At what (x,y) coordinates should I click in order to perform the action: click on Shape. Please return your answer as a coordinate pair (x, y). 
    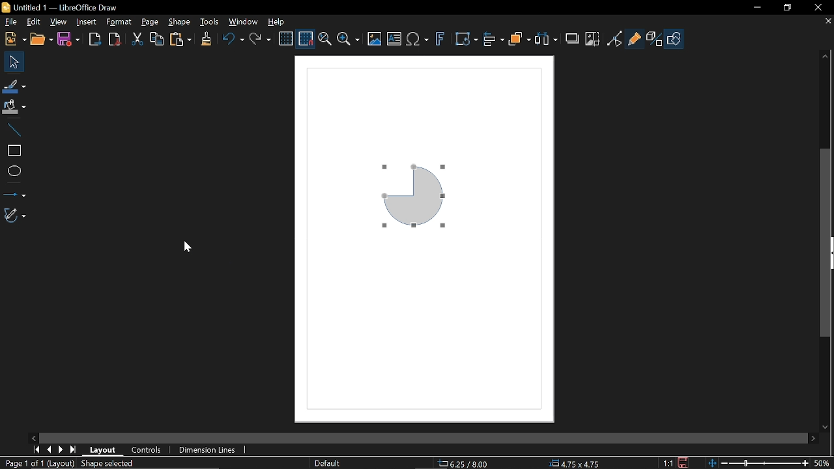
    Looking at the image, I should click on (181, 22).